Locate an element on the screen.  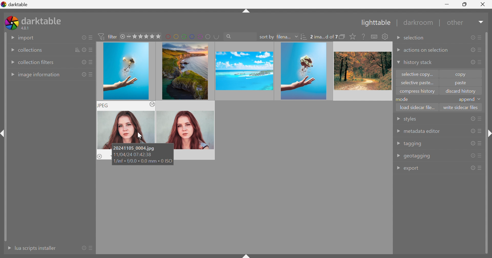
shift+ctrl+t is located at coordinates (245, 12).